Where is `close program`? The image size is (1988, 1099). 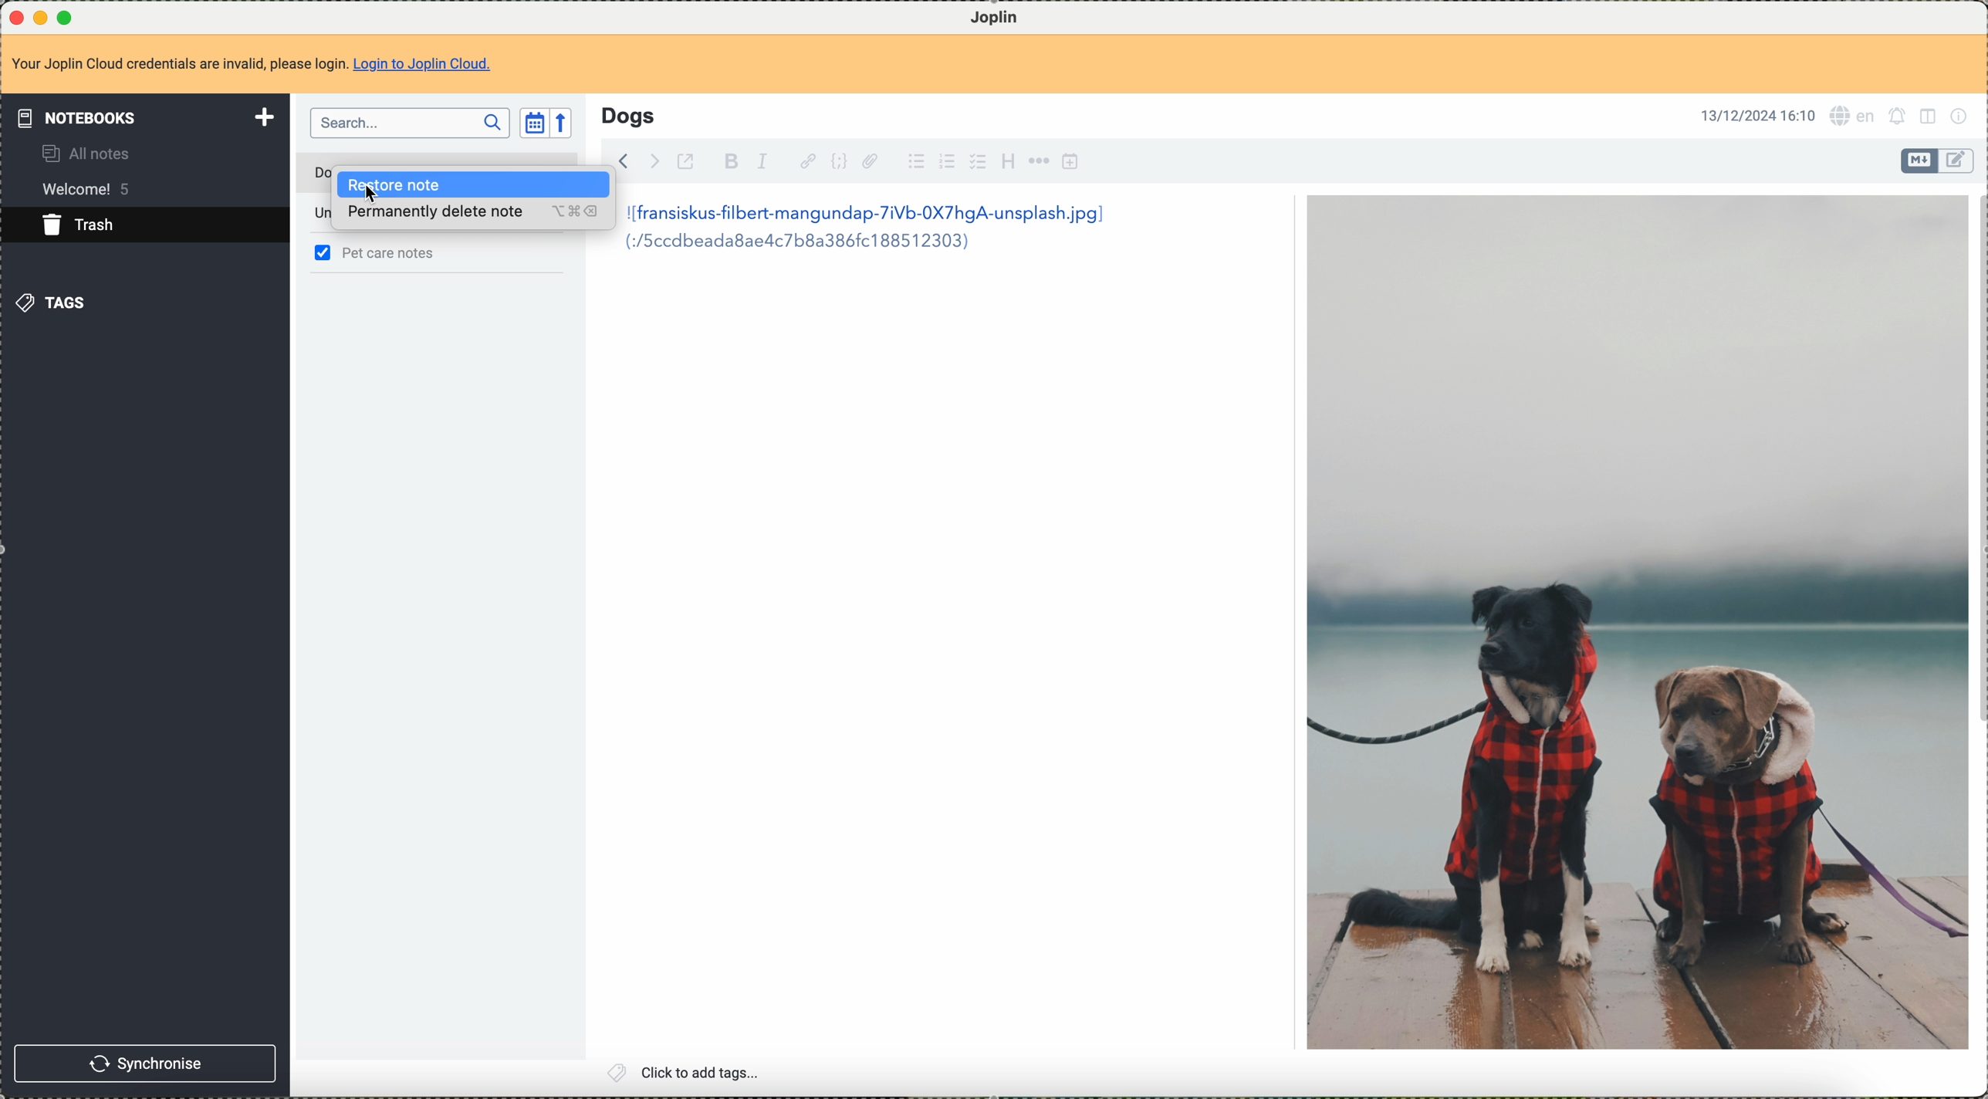 close program is located at coordinates (15, 15).